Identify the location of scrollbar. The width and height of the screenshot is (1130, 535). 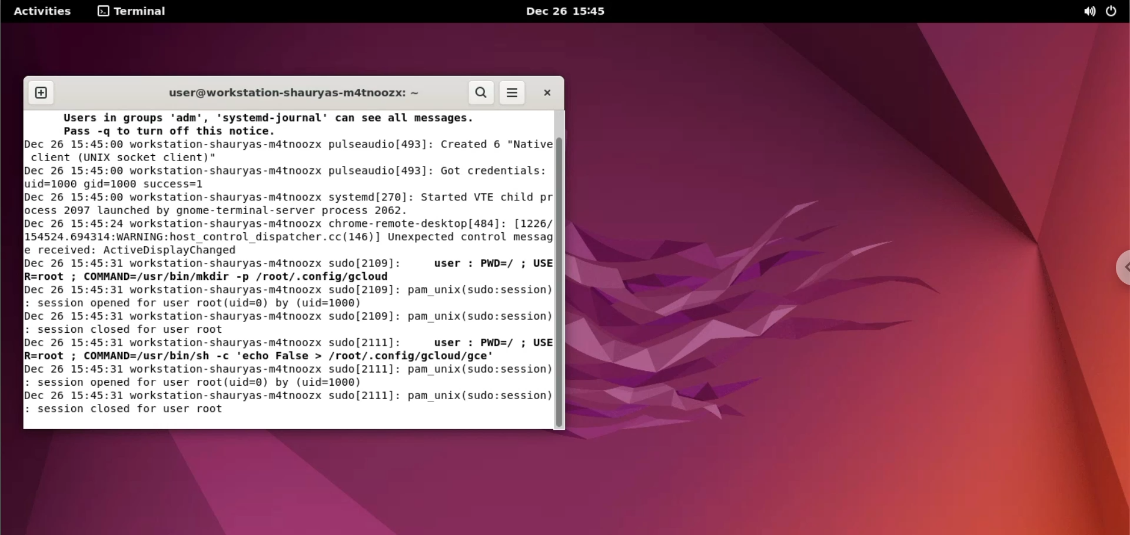
(560, 270).